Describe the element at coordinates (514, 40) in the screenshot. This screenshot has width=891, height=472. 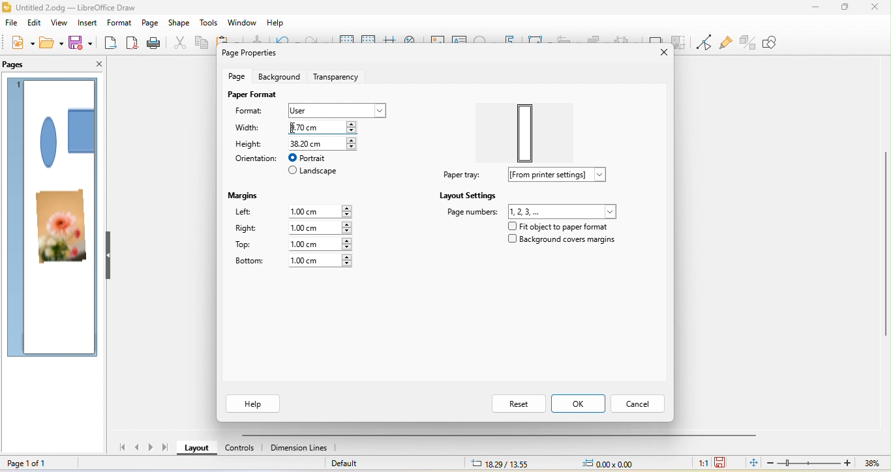
I see `fontwork text` at that location.